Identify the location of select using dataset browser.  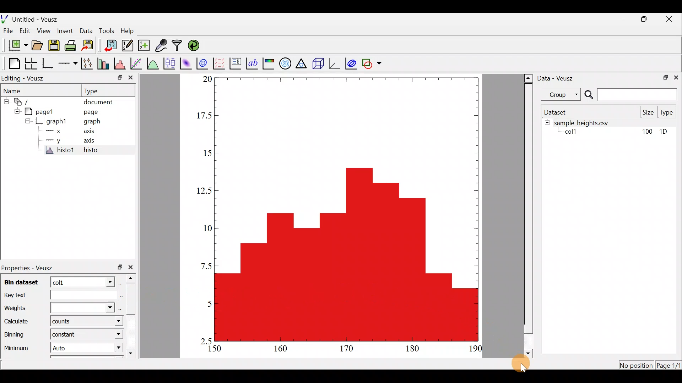
(119, 295).